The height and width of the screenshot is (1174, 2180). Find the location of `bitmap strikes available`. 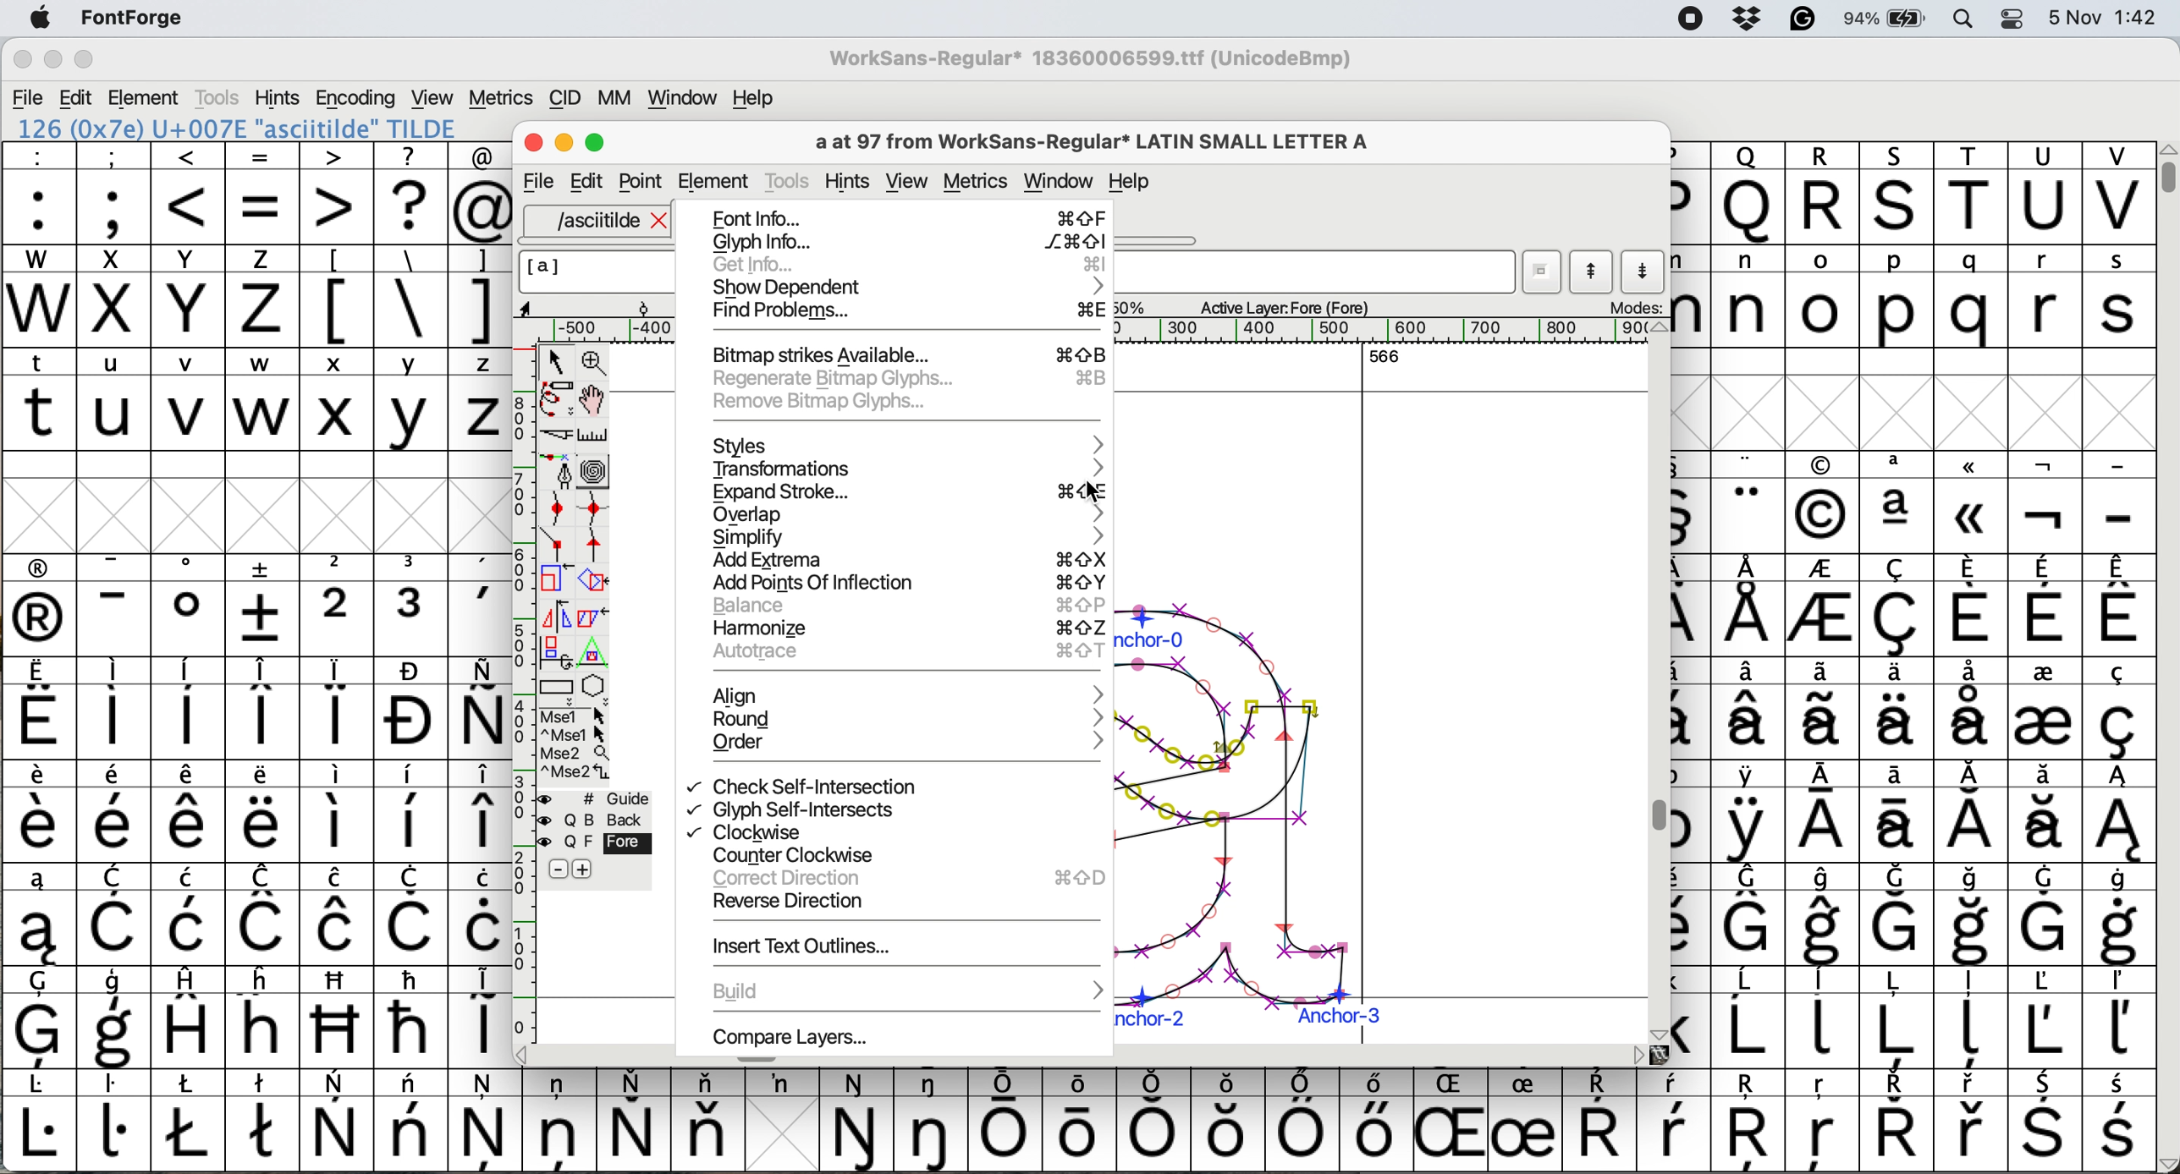

bitmap strikes available is located at coordinates (908, 354).